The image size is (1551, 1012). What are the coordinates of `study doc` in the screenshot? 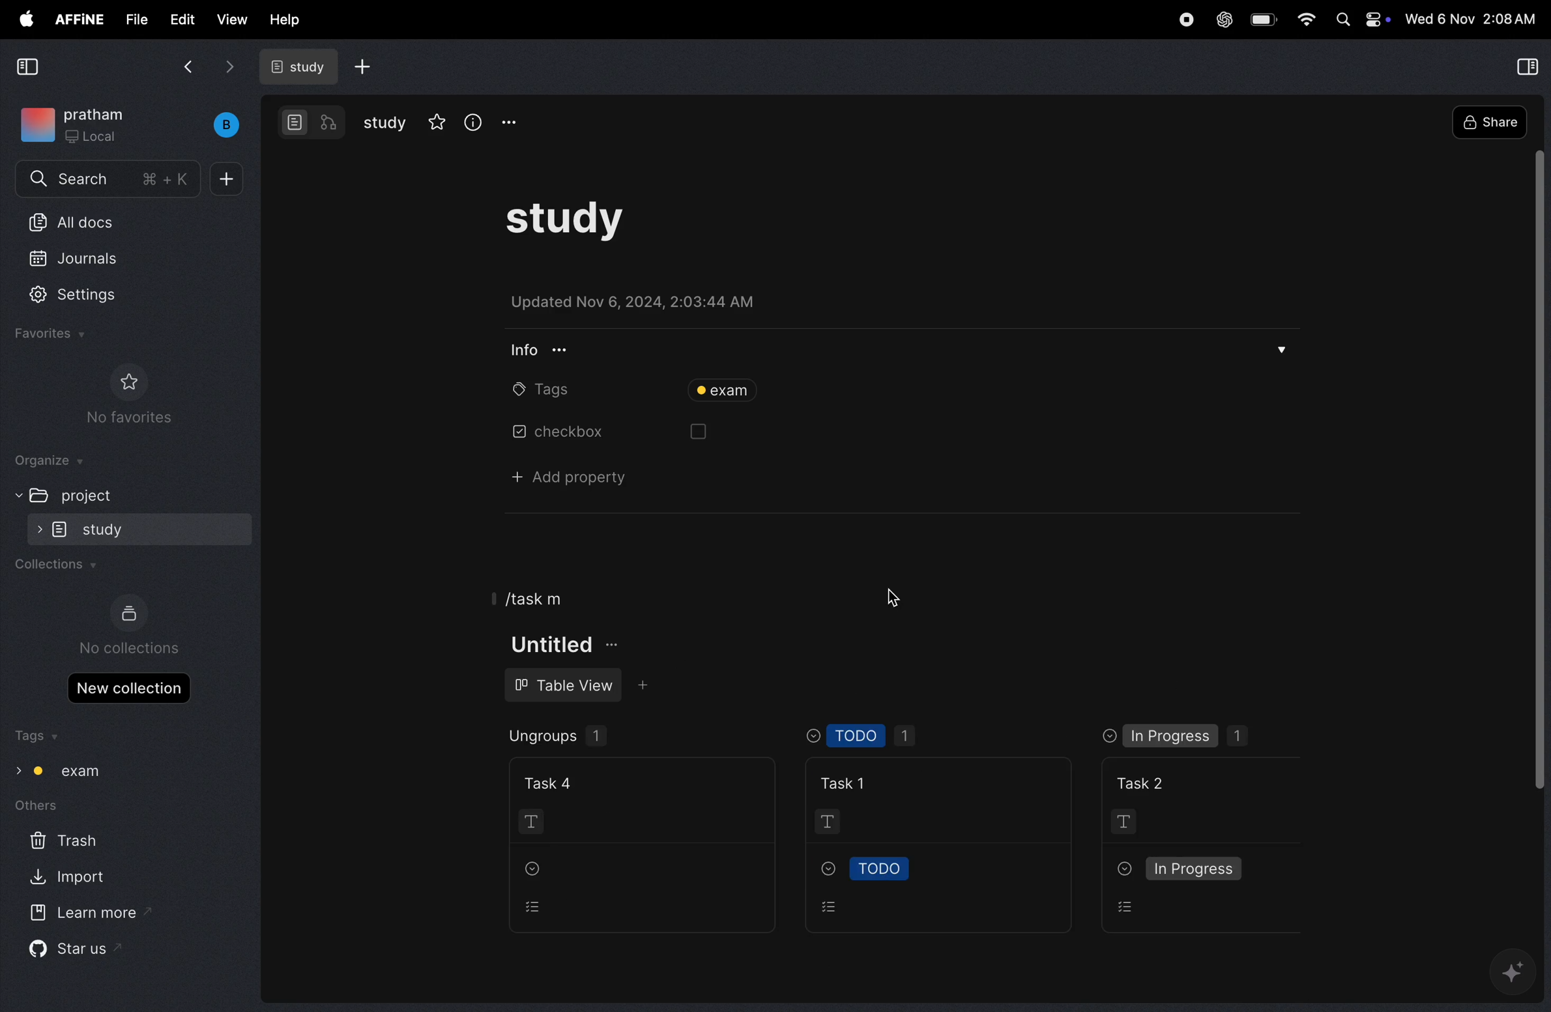 It's located at (304, 68).